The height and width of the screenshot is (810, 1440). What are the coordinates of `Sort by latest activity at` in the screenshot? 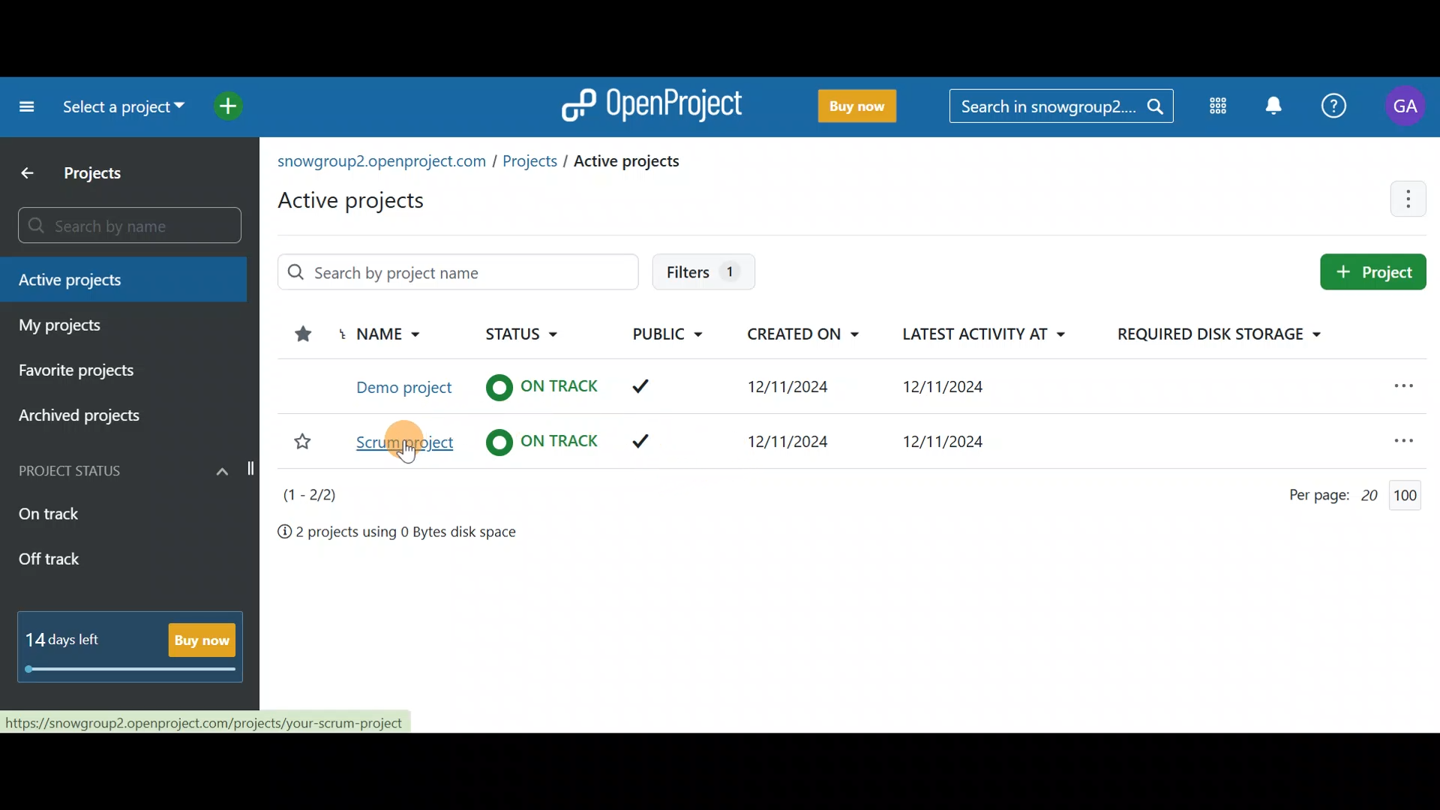 It's located at (987, 333).